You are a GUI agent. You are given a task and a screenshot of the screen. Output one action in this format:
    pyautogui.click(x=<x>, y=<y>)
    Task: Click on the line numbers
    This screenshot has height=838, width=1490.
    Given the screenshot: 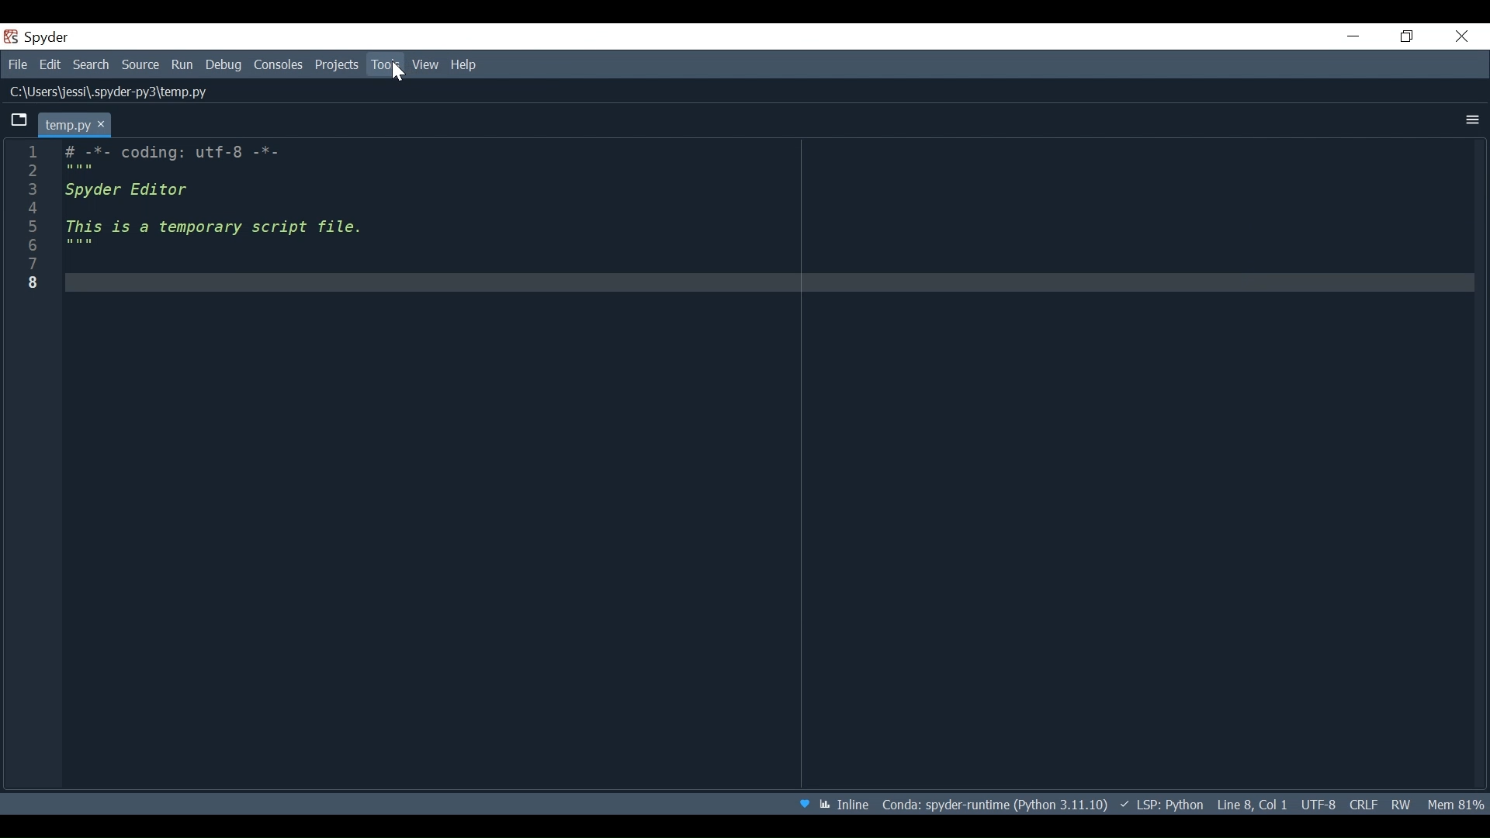 What is the action you would take?
    pyautogui.click(x=29, y=220)
    